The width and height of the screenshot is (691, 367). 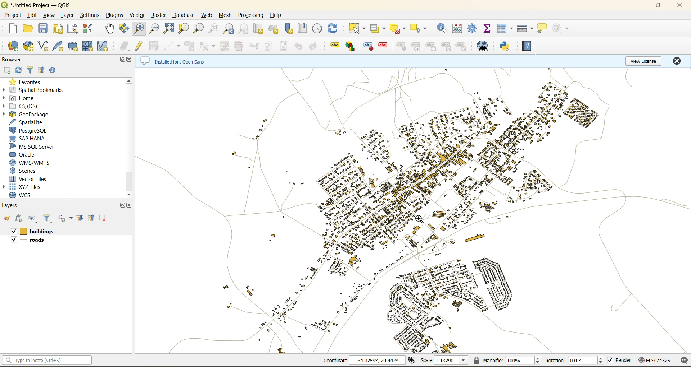 What do you see at coordinates (13, 15) in the screenshot?
I see `project` at bounding box center [13, 15].